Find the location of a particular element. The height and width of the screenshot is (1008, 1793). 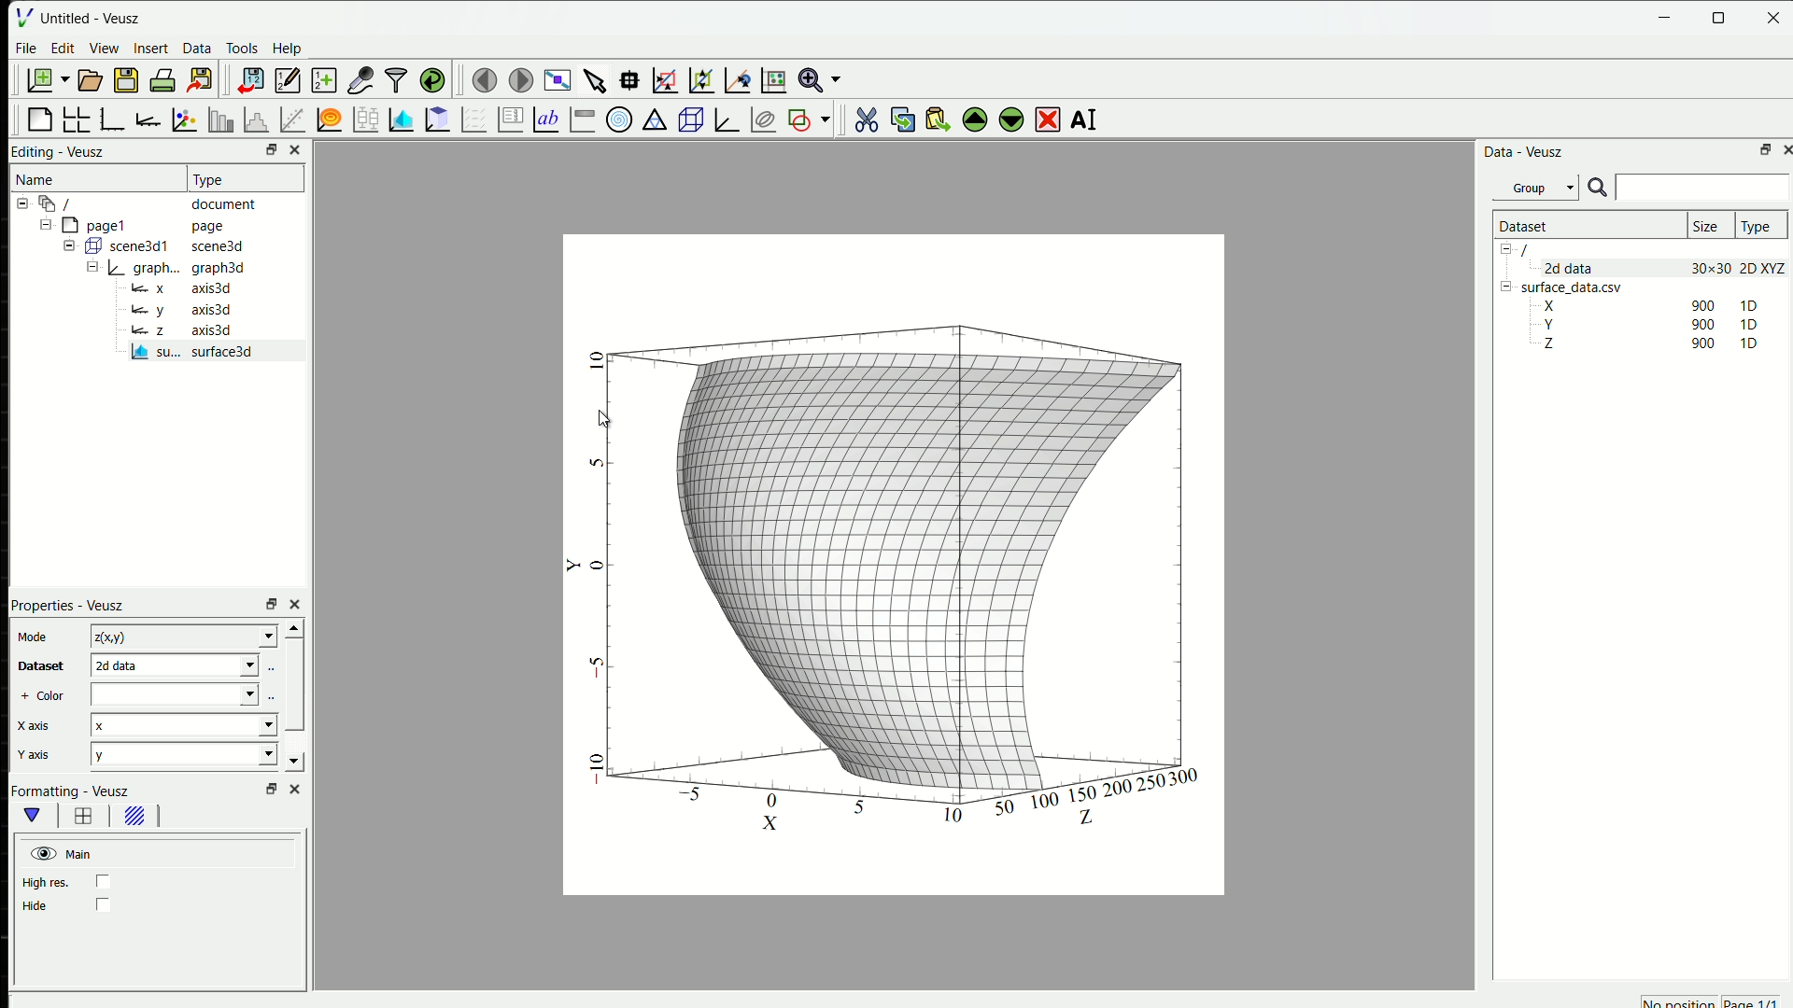

scrollbar is located at coordinates (297, 685).